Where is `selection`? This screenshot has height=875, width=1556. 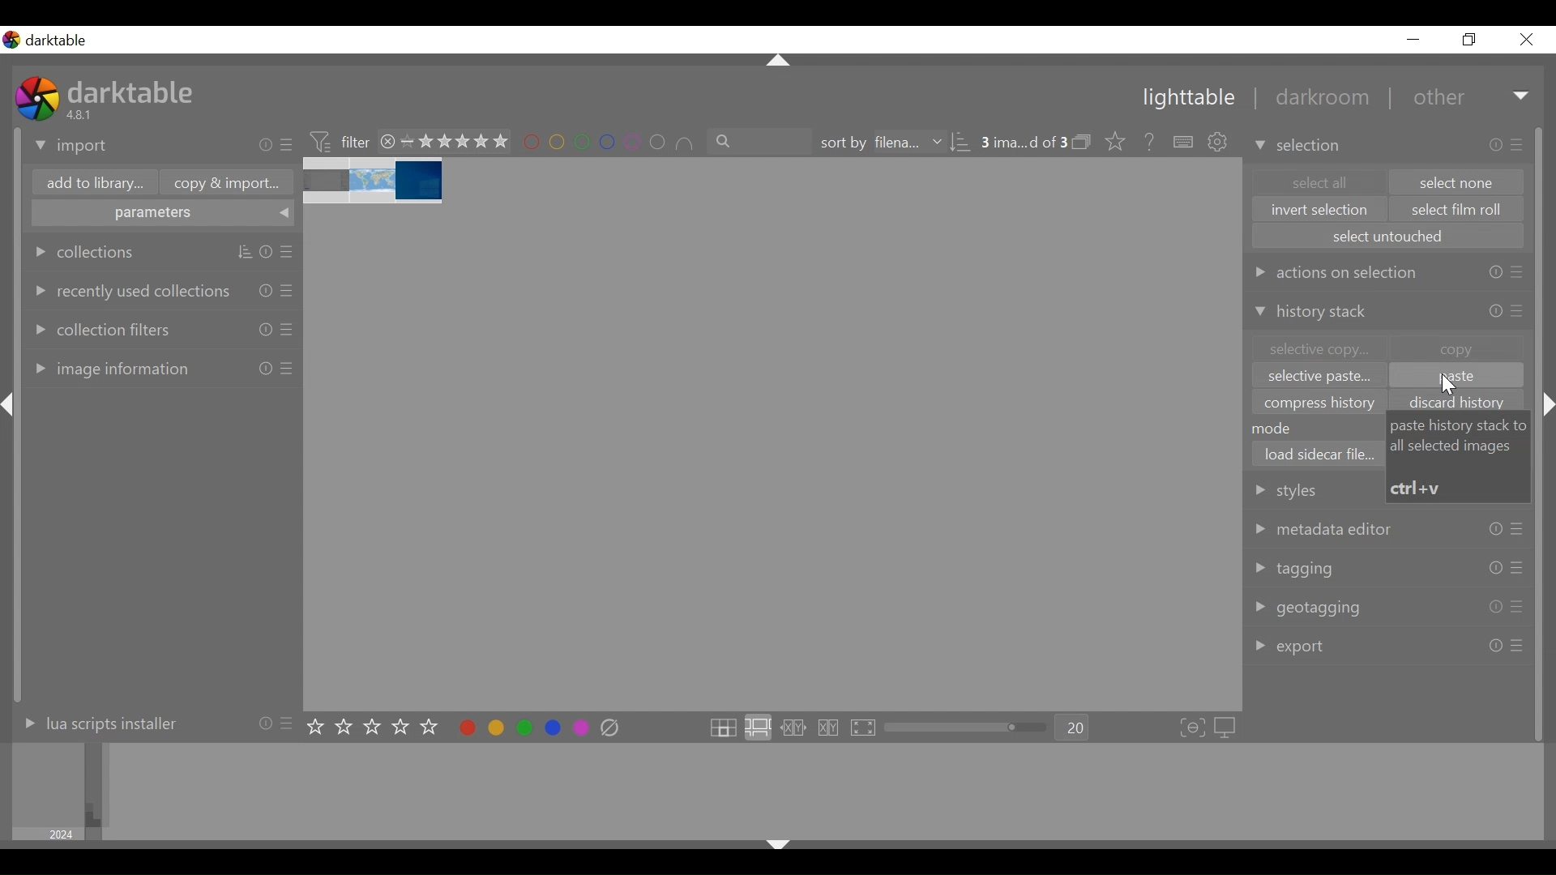
selection is located at coordinates (1300, 145).